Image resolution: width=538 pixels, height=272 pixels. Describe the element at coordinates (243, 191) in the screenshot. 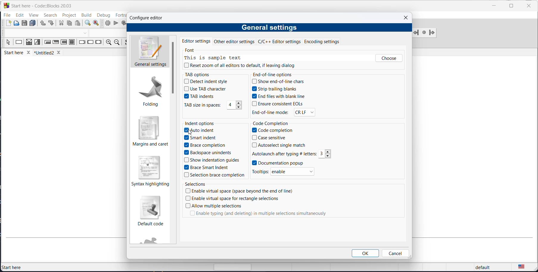

I see `enable virtual space` at that location.